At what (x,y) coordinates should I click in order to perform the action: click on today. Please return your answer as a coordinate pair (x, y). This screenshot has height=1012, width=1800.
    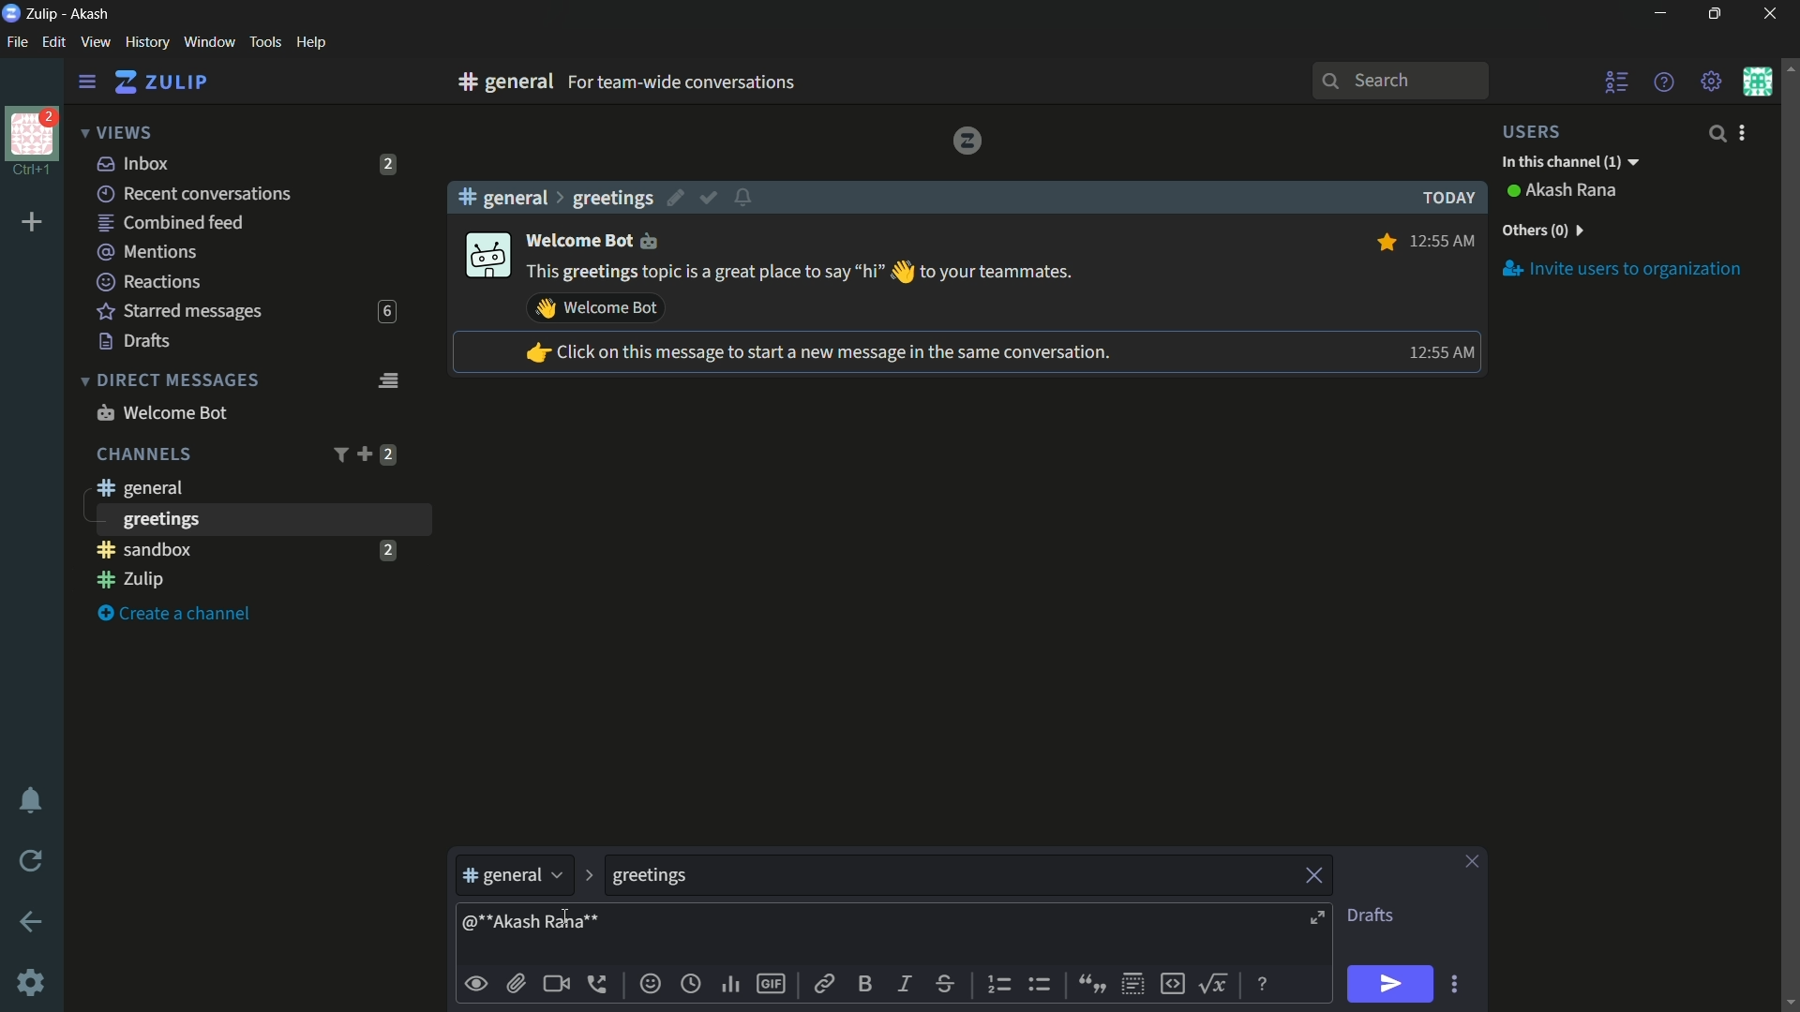
    Looking at the image, I should click on (1444, 198).